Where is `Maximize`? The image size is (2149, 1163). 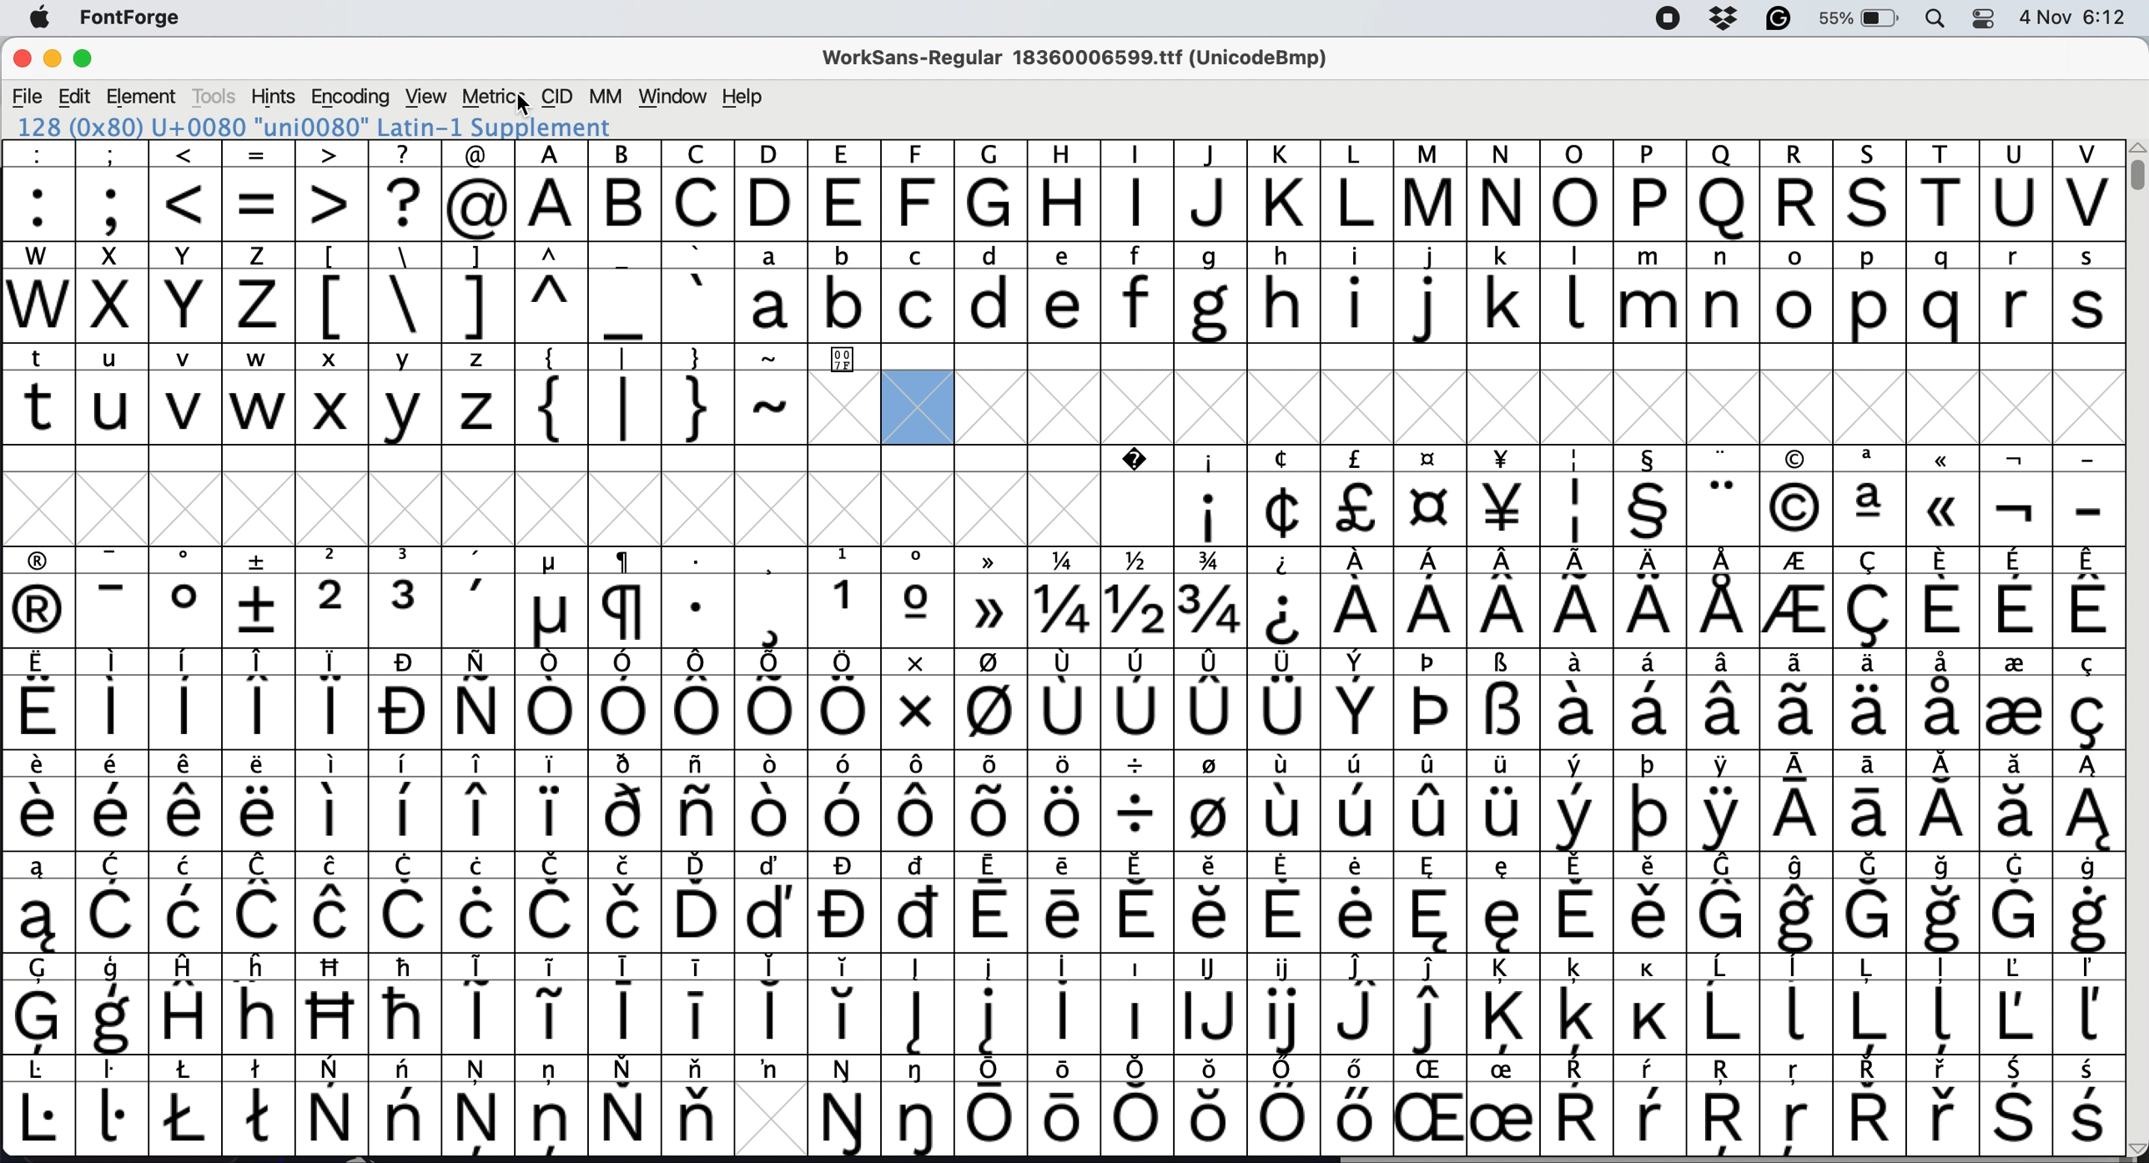 Maximize is located at coordinates (90, 58).